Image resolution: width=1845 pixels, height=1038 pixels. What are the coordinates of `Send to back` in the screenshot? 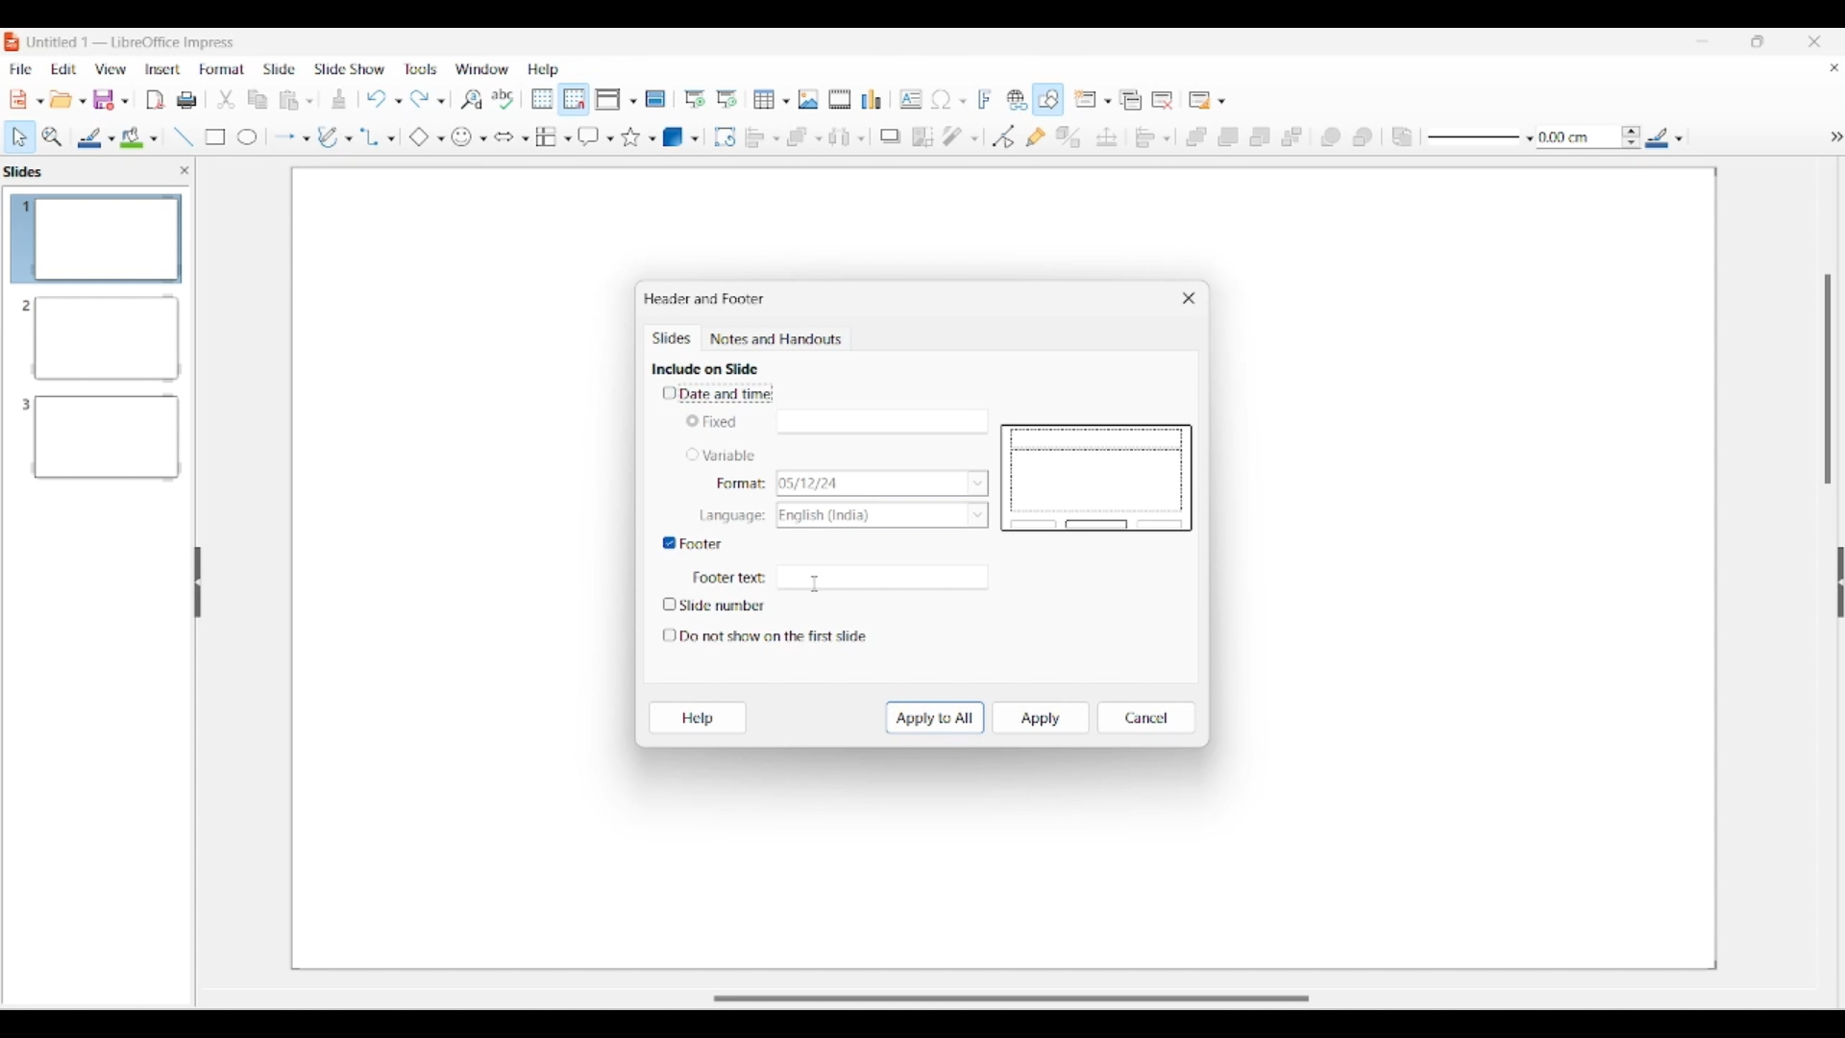 It's located at (1291, 136).